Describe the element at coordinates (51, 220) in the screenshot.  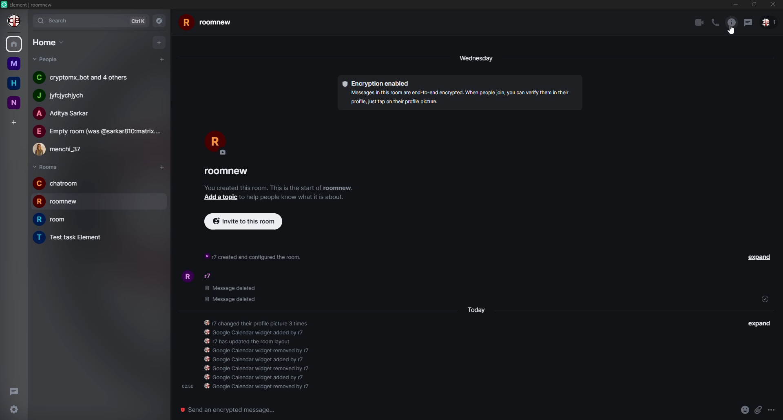
I see `room` at that location.